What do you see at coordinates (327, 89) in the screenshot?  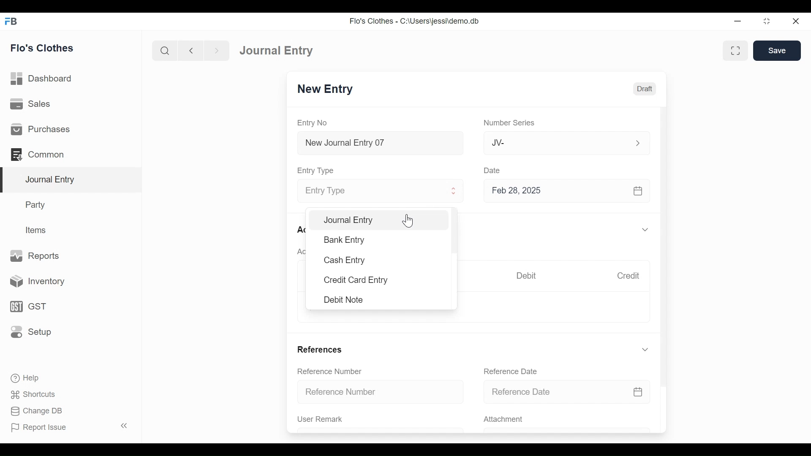 I see `New Entry` at bounding box center [327, 89].